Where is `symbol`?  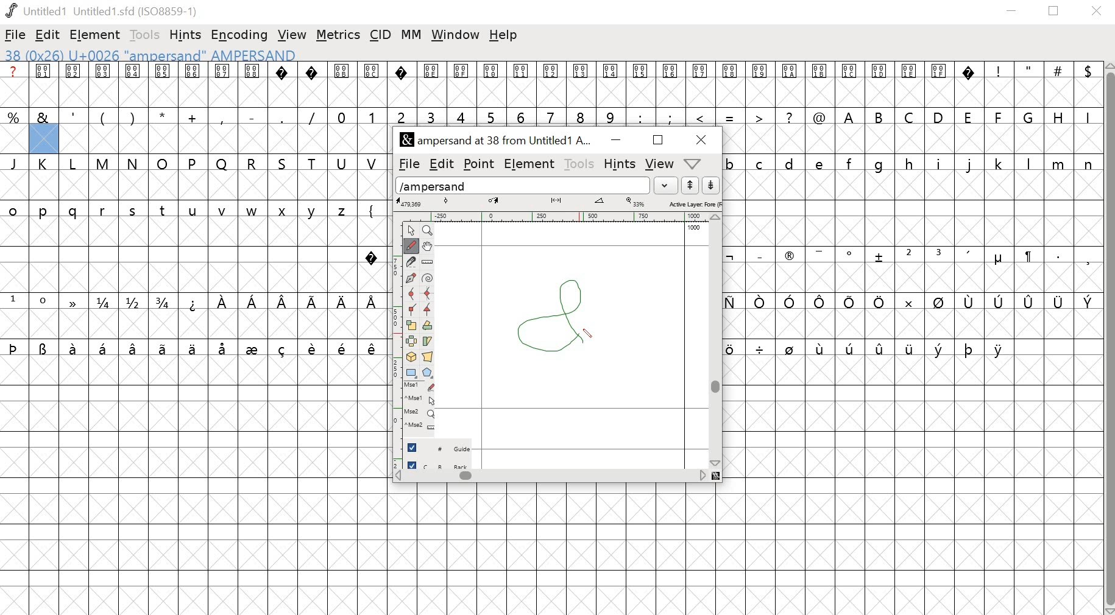
symbol is located at coordinates (851, 347).